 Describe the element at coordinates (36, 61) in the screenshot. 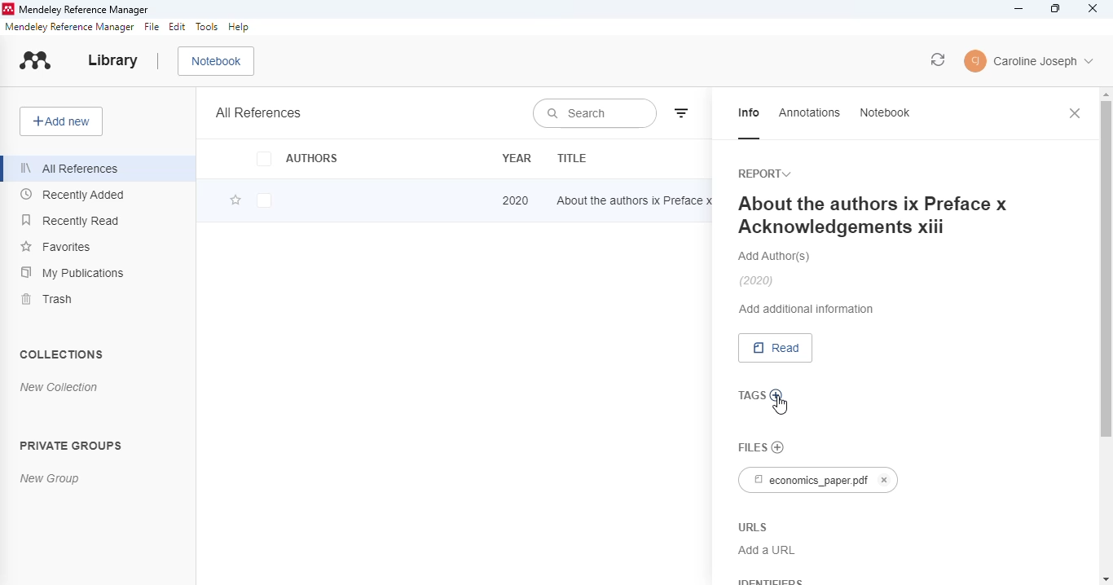

I see `logo` at that location.